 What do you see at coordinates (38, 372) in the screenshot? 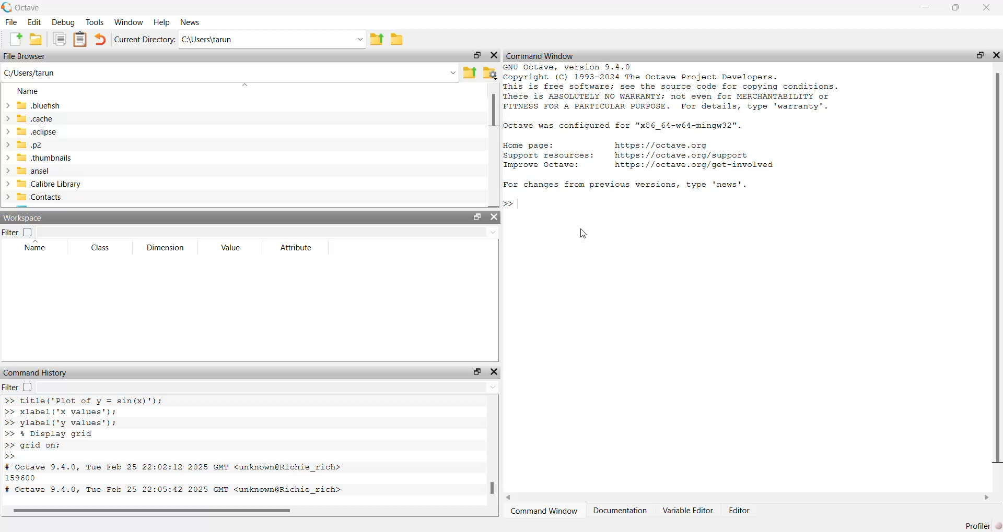
I see `Command History` at bounding box center [38, 372].